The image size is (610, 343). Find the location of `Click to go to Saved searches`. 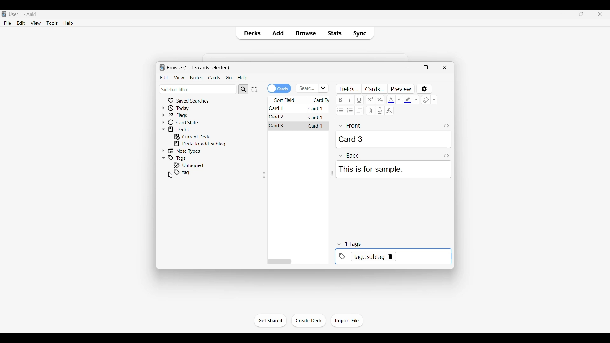

Click to go to Saved searches is located at coordinates (188, 101).